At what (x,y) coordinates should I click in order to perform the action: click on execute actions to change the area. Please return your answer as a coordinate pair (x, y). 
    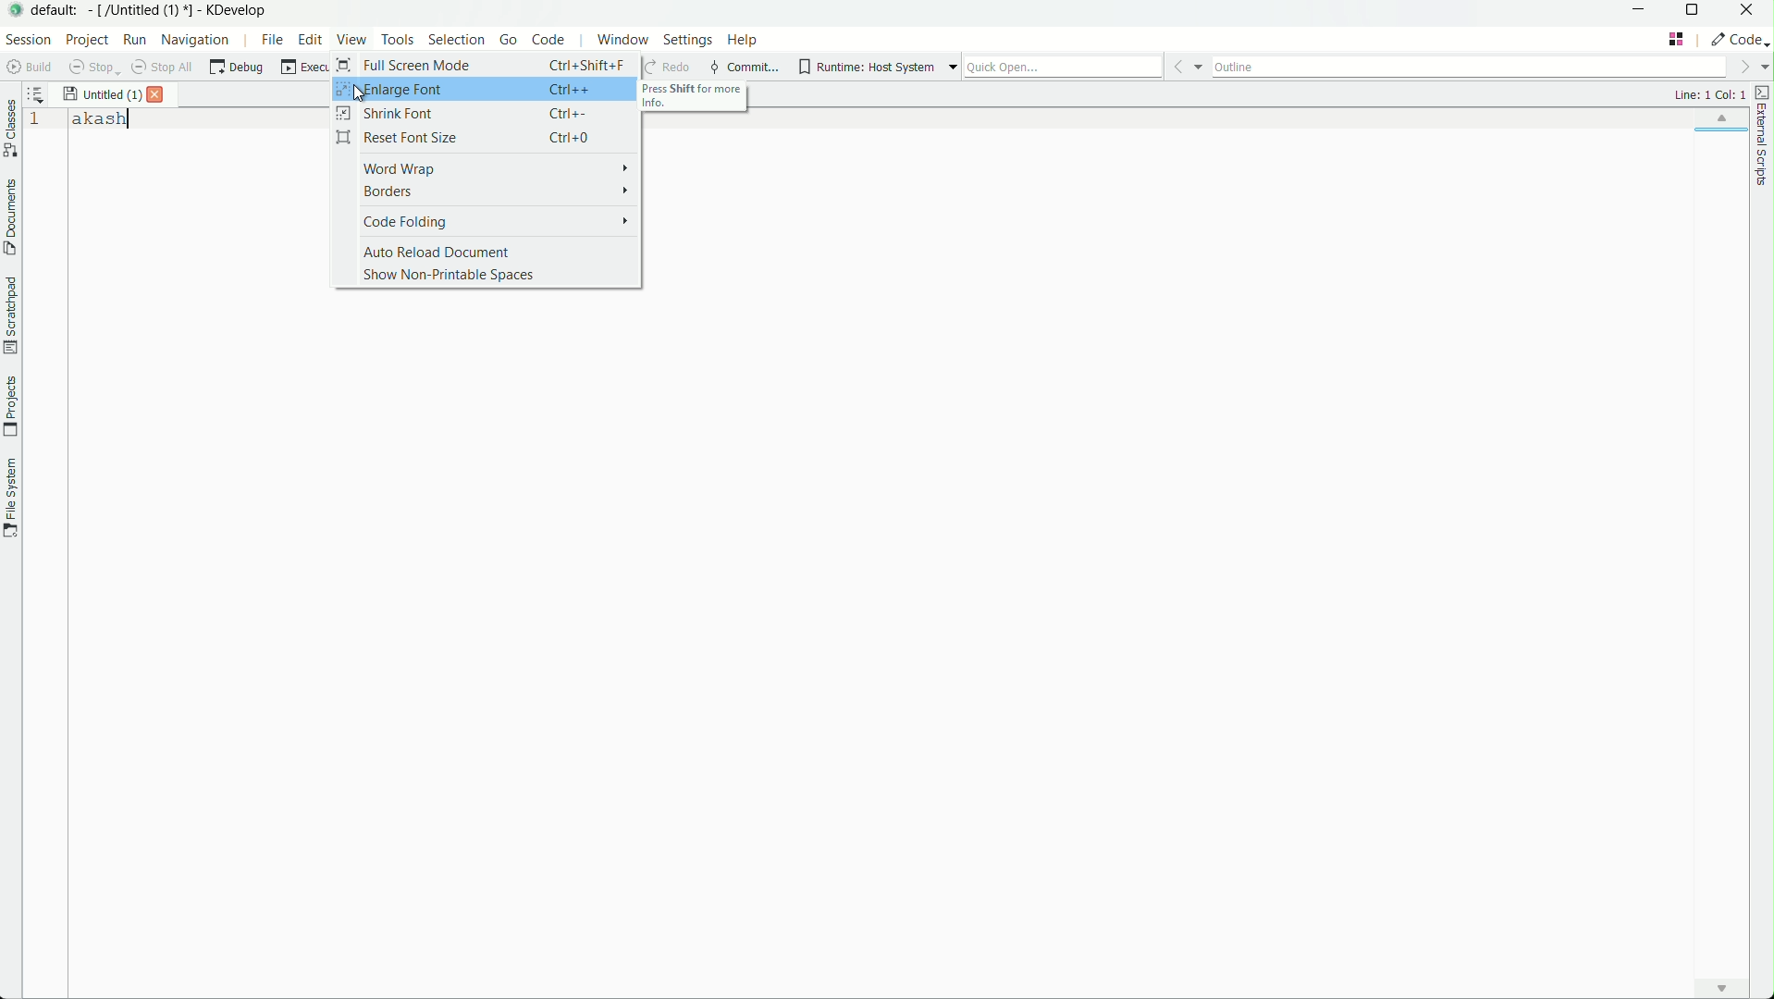
    Looking at the image, I should click on (1738, 40).